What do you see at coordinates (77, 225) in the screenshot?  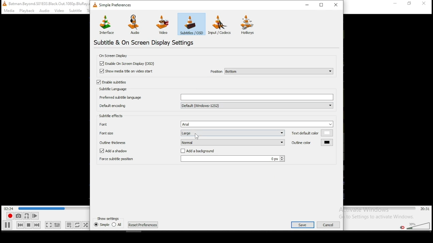 I see `toggle between loop all, loop one, and no loop` at bounding box center [77, 225].